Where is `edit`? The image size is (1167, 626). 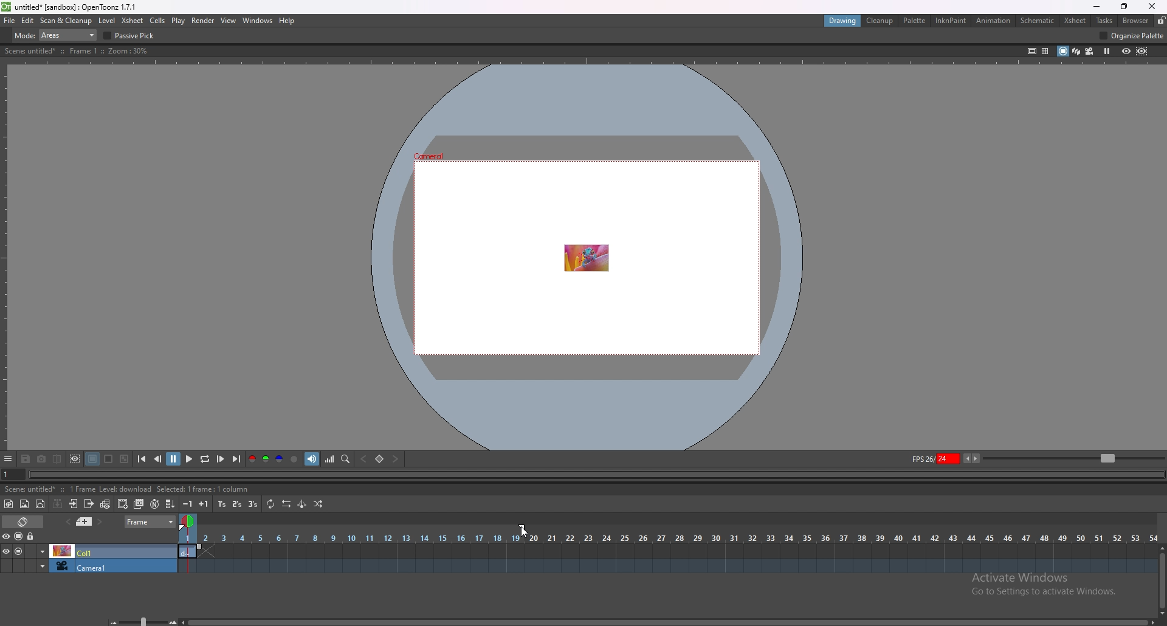 edit is located at coordinates (28, 21).